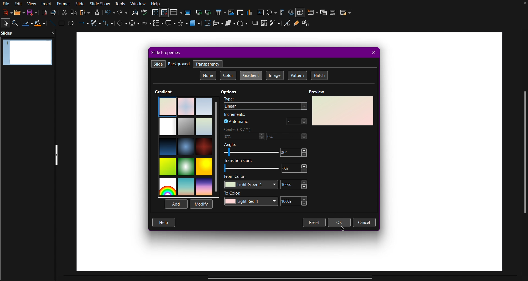 This screenshot has height=281, width=528. Describe the element at coordinates (134, 13) in the screenshot. I see `Search and Replace` at that location.